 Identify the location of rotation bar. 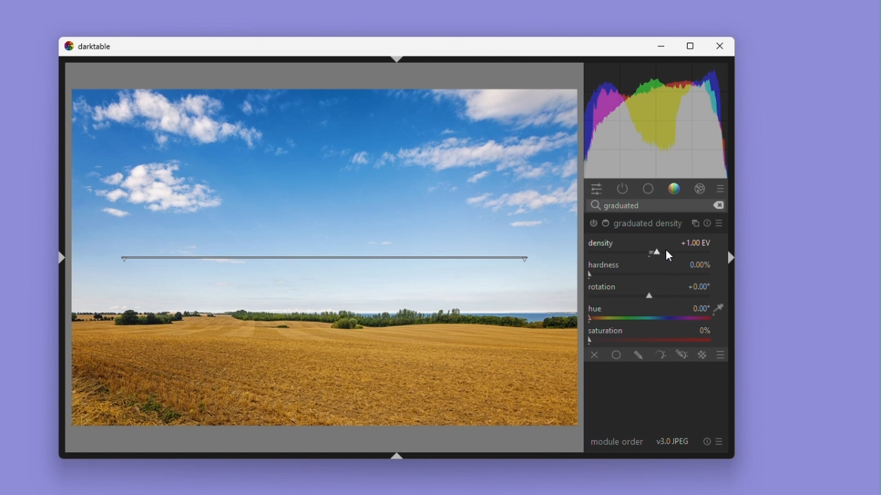
(327, 256).